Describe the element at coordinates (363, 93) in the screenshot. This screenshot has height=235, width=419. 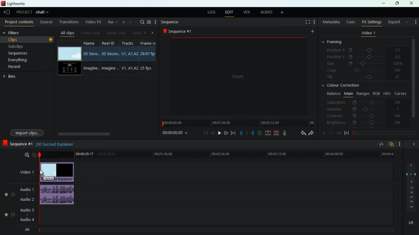
I see `ranges` at that location.